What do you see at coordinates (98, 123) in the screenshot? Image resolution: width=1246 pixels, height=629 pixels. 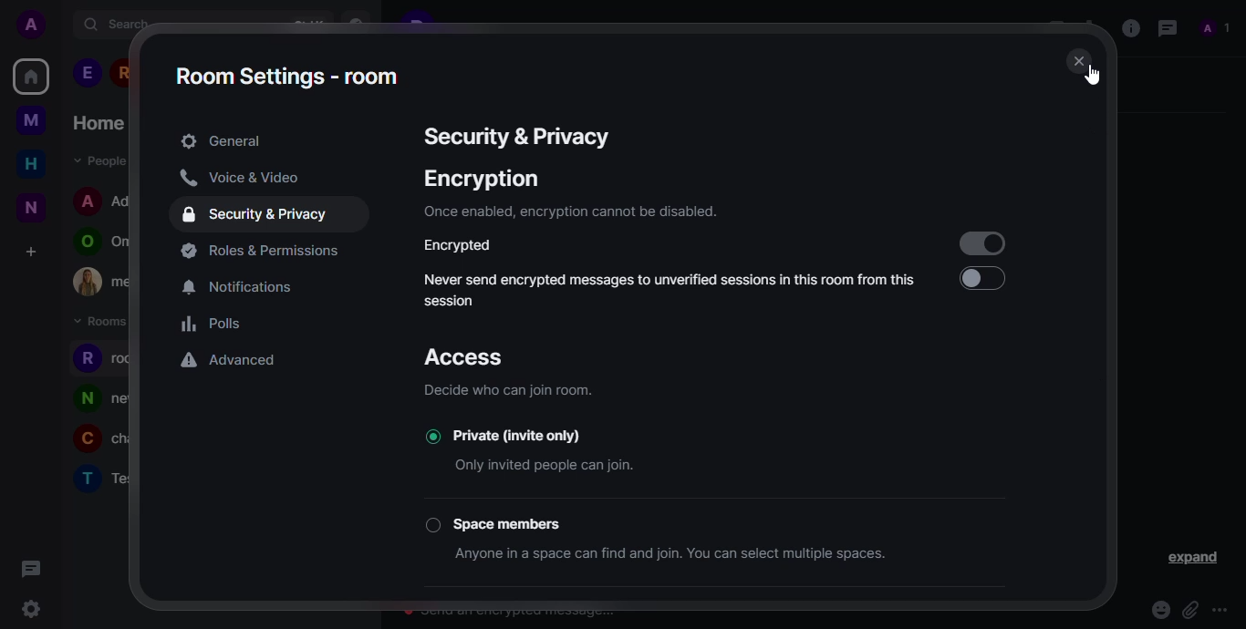 I see `home` at bounding box center [98, 123].